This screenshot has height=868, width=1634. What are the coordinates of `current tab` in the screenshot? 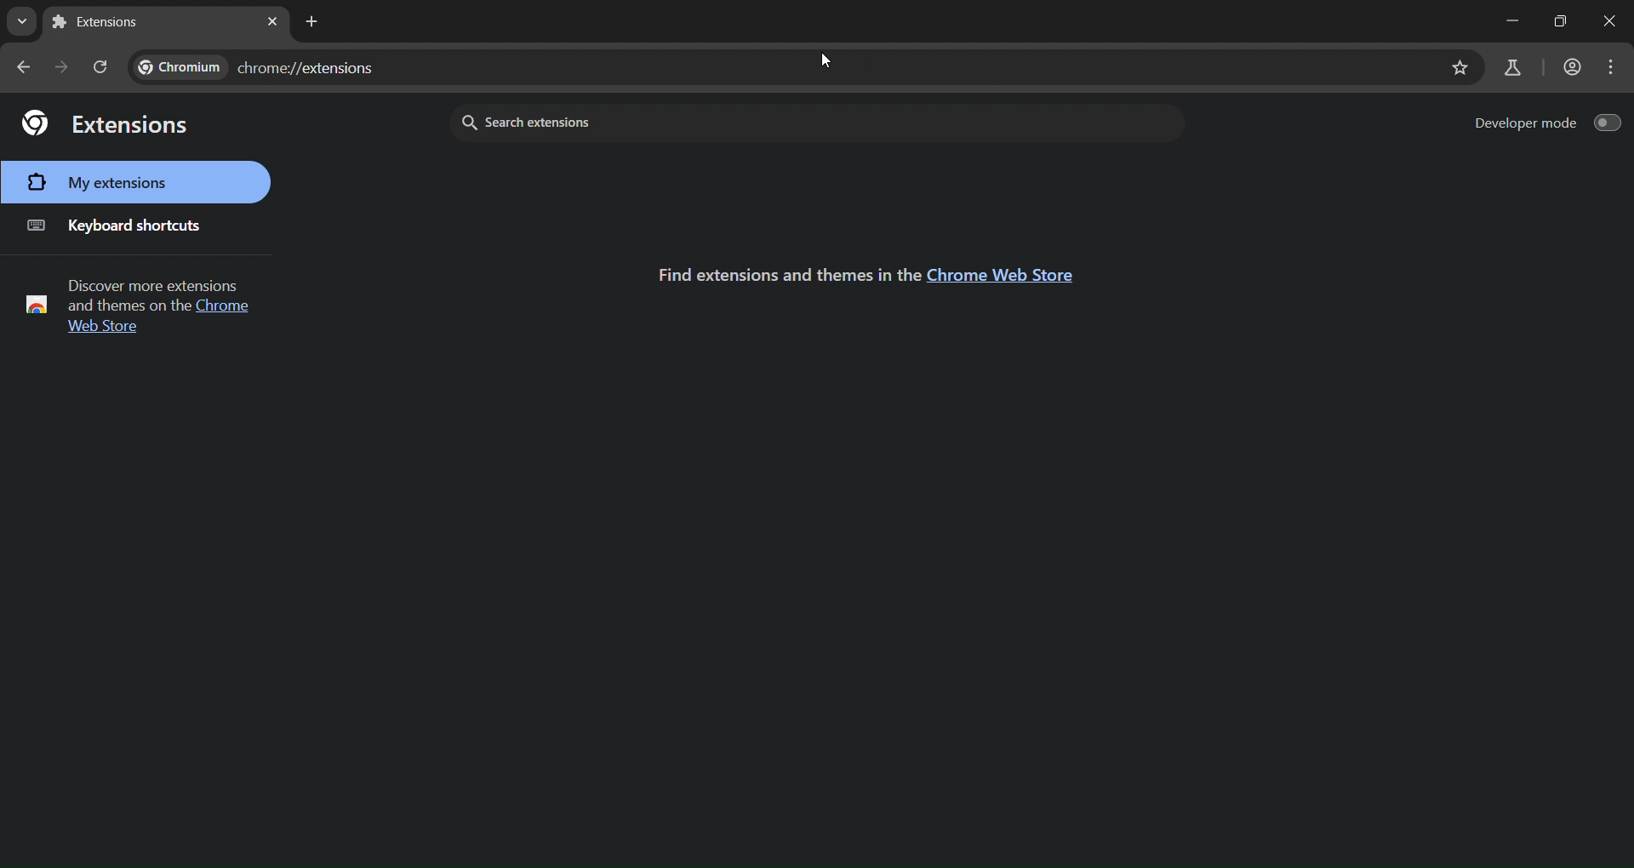 It's located at (102, 22).